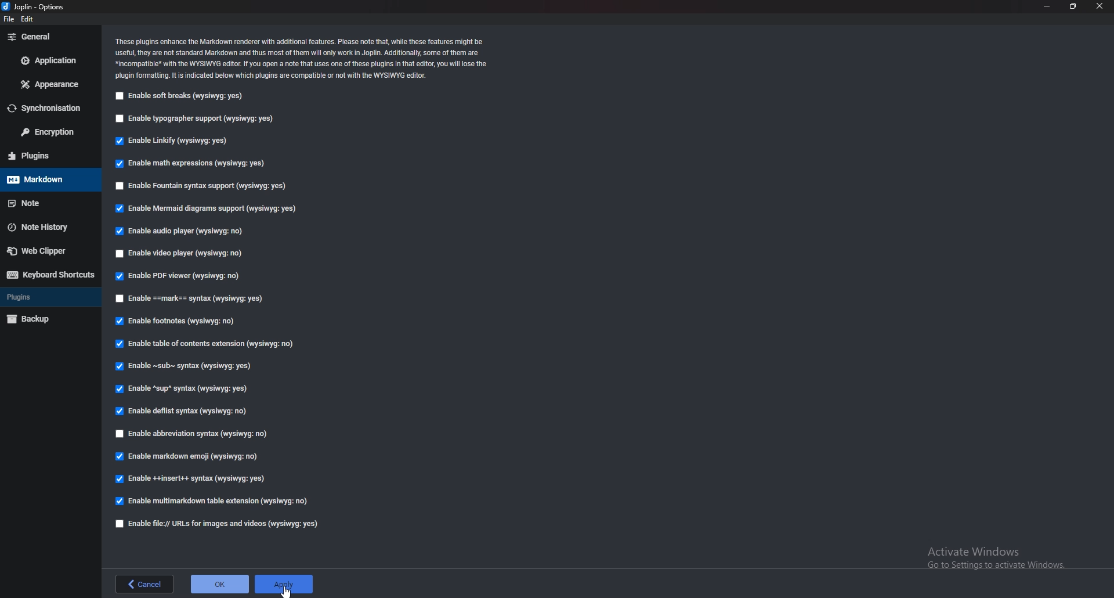 The width and height of the screenshot is (1114, 598). I want to click on file, so click(11, 17).